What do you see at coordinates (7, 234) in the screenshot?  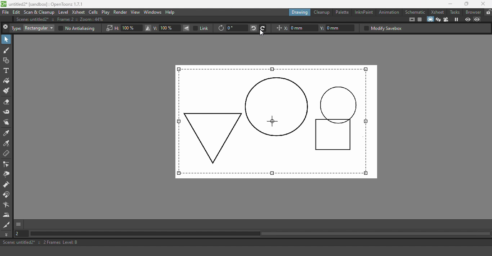 I see `More tools` at bounding box center [7, 234].